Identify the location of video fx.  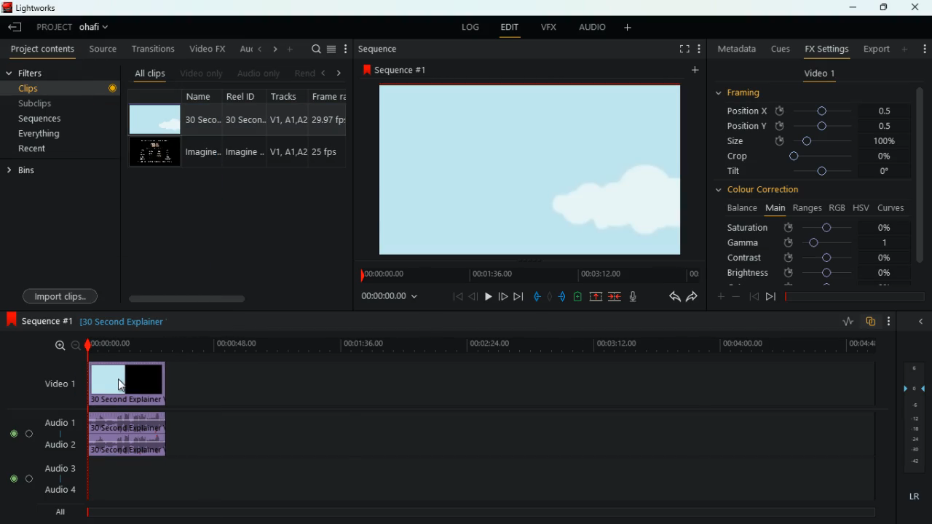
(206, 48).